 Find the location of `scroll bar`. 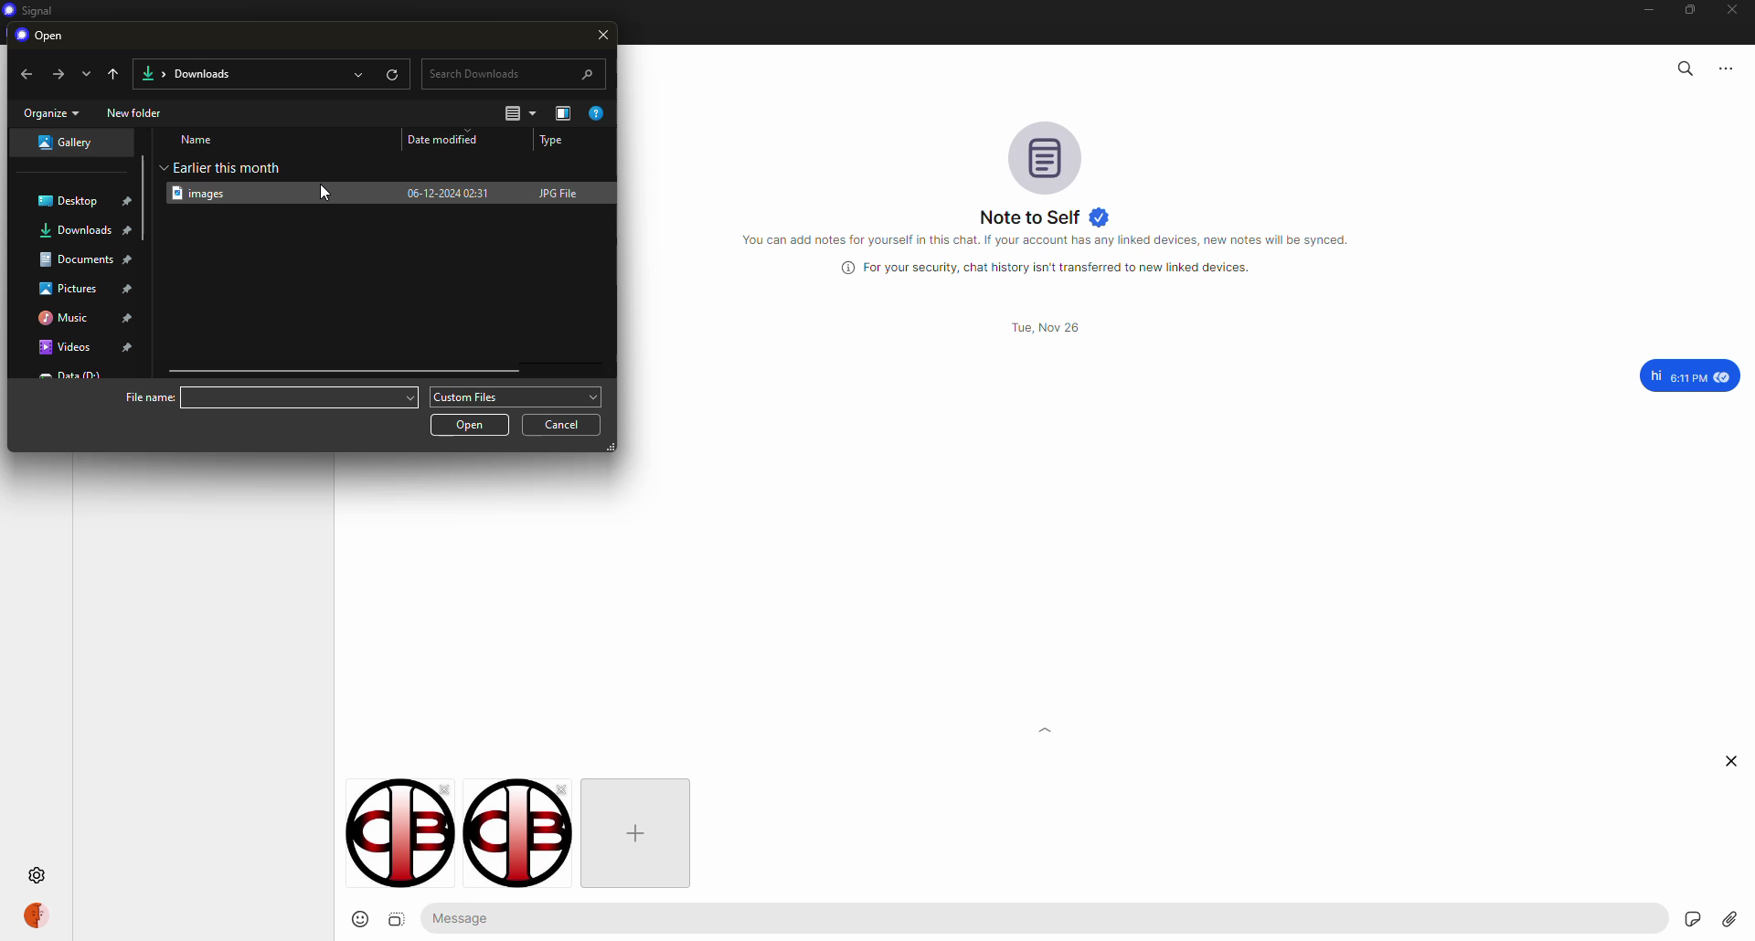

scroll bar is located at coordinates (347, 371).